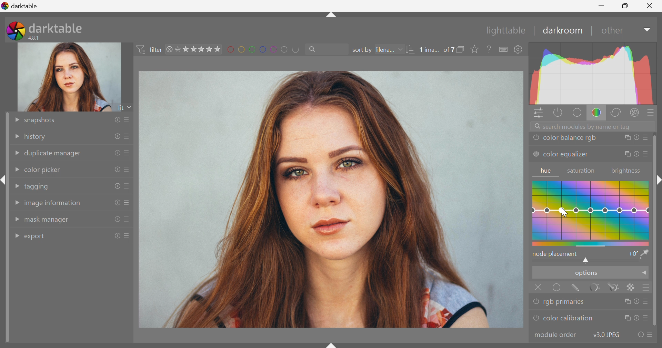  What do you see at coordinates (149, 48) in the screenshot?
I see `filter` at bounding box center [149, 48].